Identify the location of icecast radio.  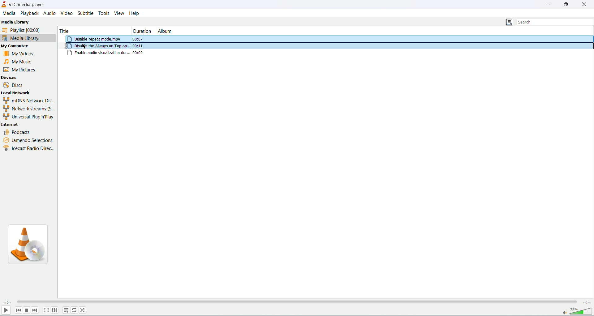
(28, 148).